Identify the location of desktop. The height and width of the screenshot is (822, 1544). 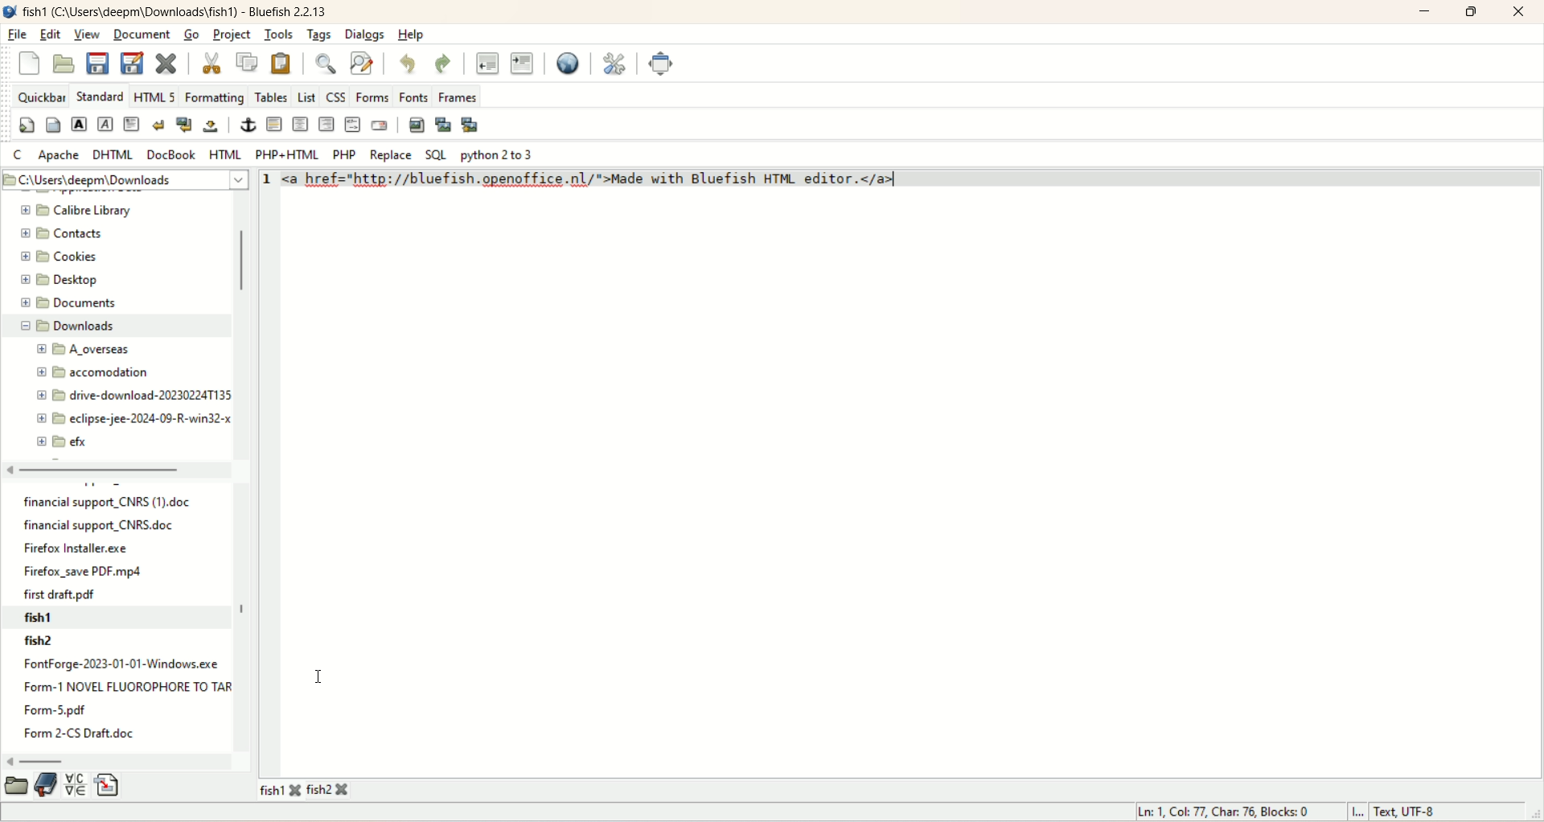
(63, 283).